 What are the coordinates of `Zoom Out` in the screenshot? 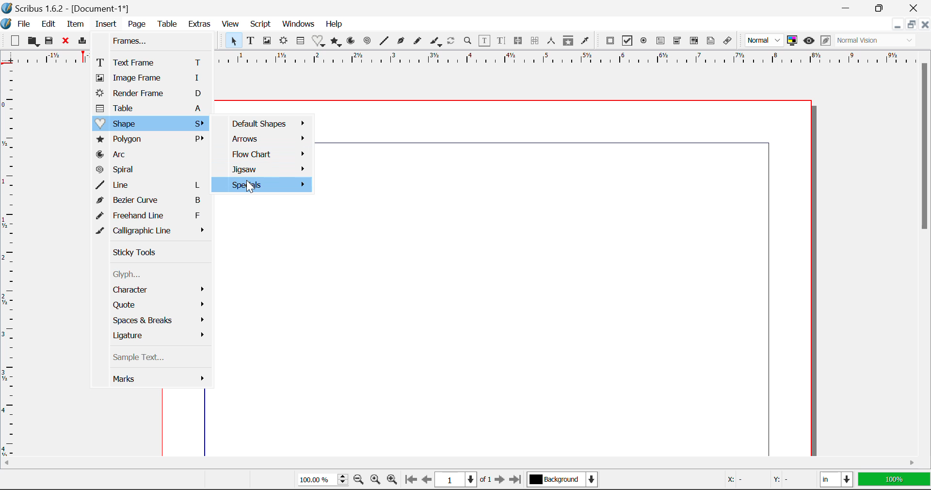 It's located at (359, 480).